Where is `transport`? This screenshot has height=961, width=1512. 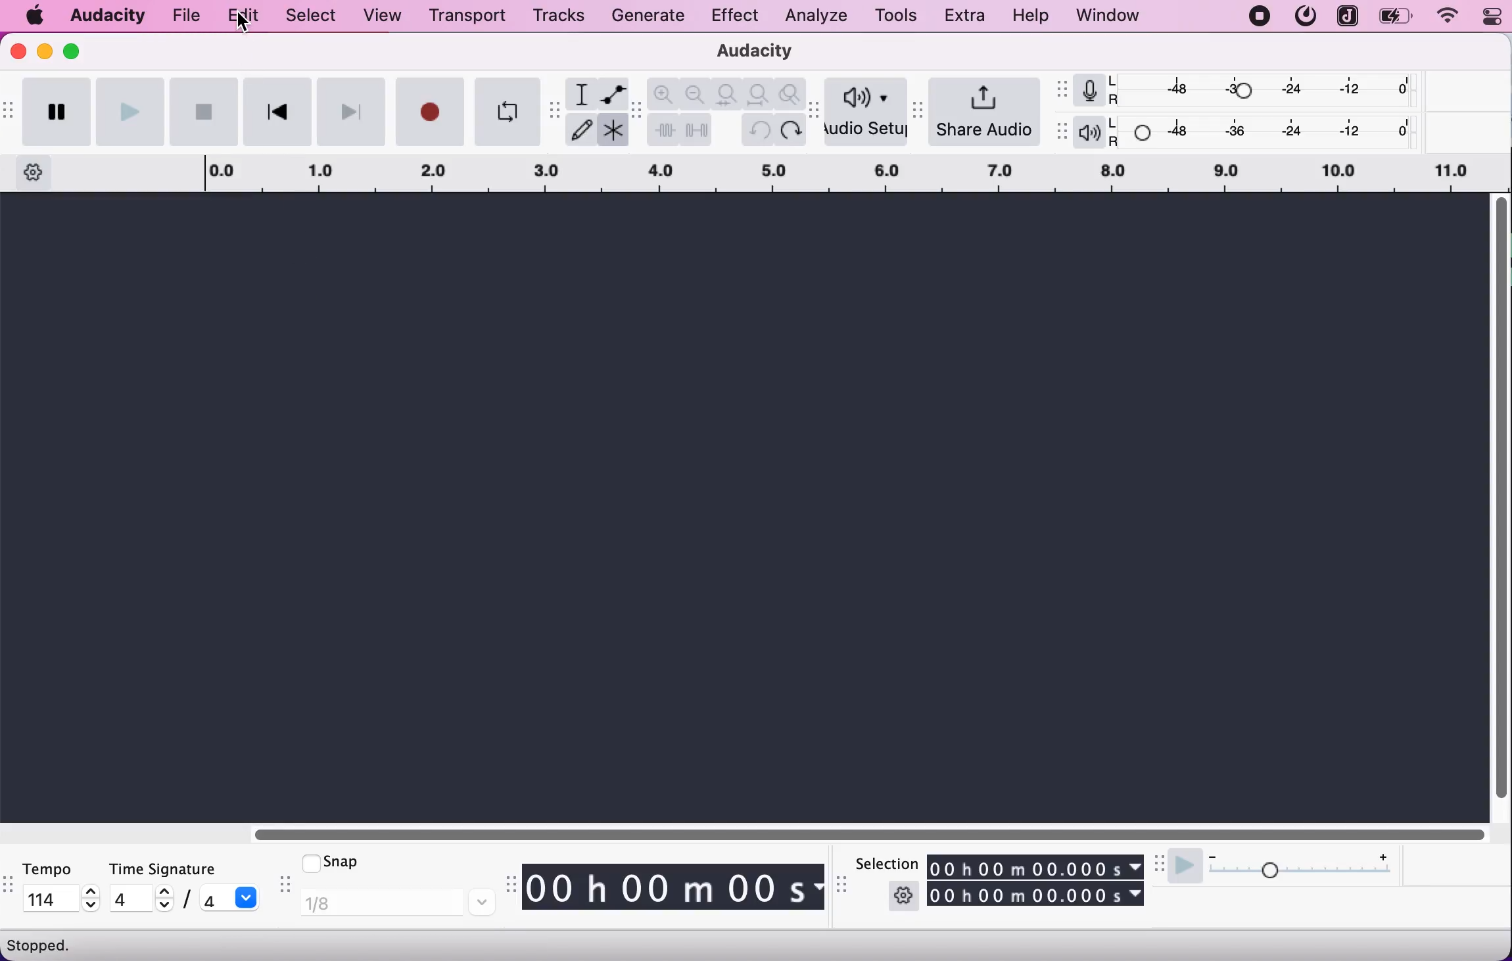
transport is located at coordinates (465, 16).